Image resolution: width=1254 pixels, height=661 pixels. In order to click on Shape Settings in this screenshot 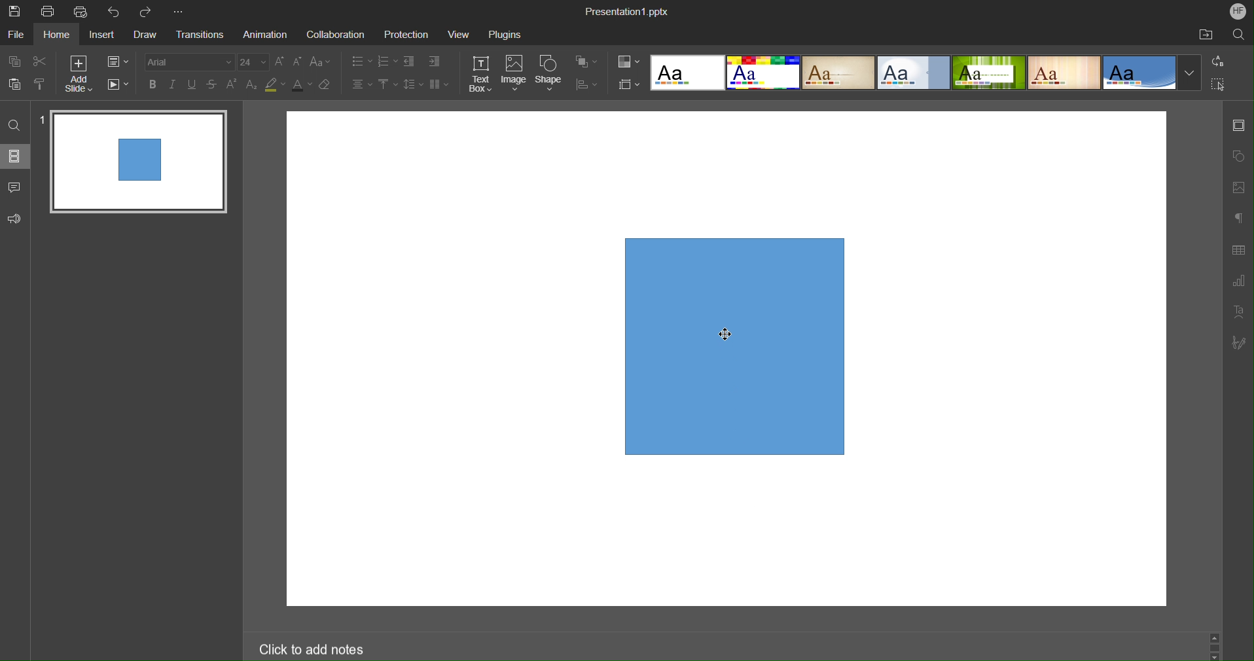, I will do `click(1237, 157)`.